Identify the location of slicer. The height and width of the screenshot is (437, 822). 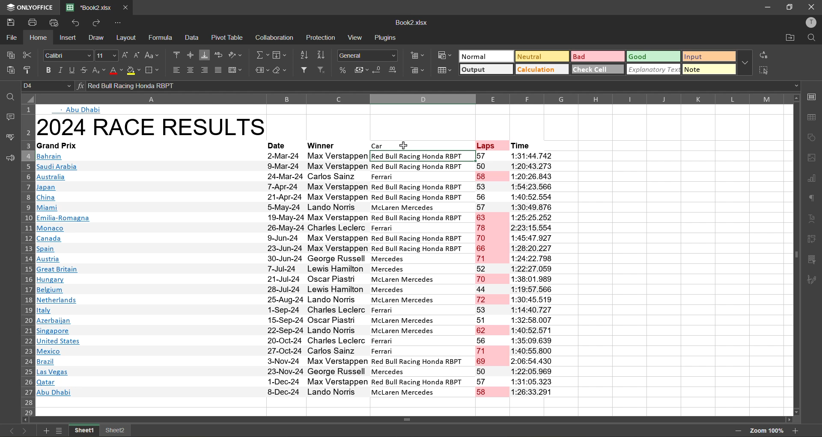
(812, 259).